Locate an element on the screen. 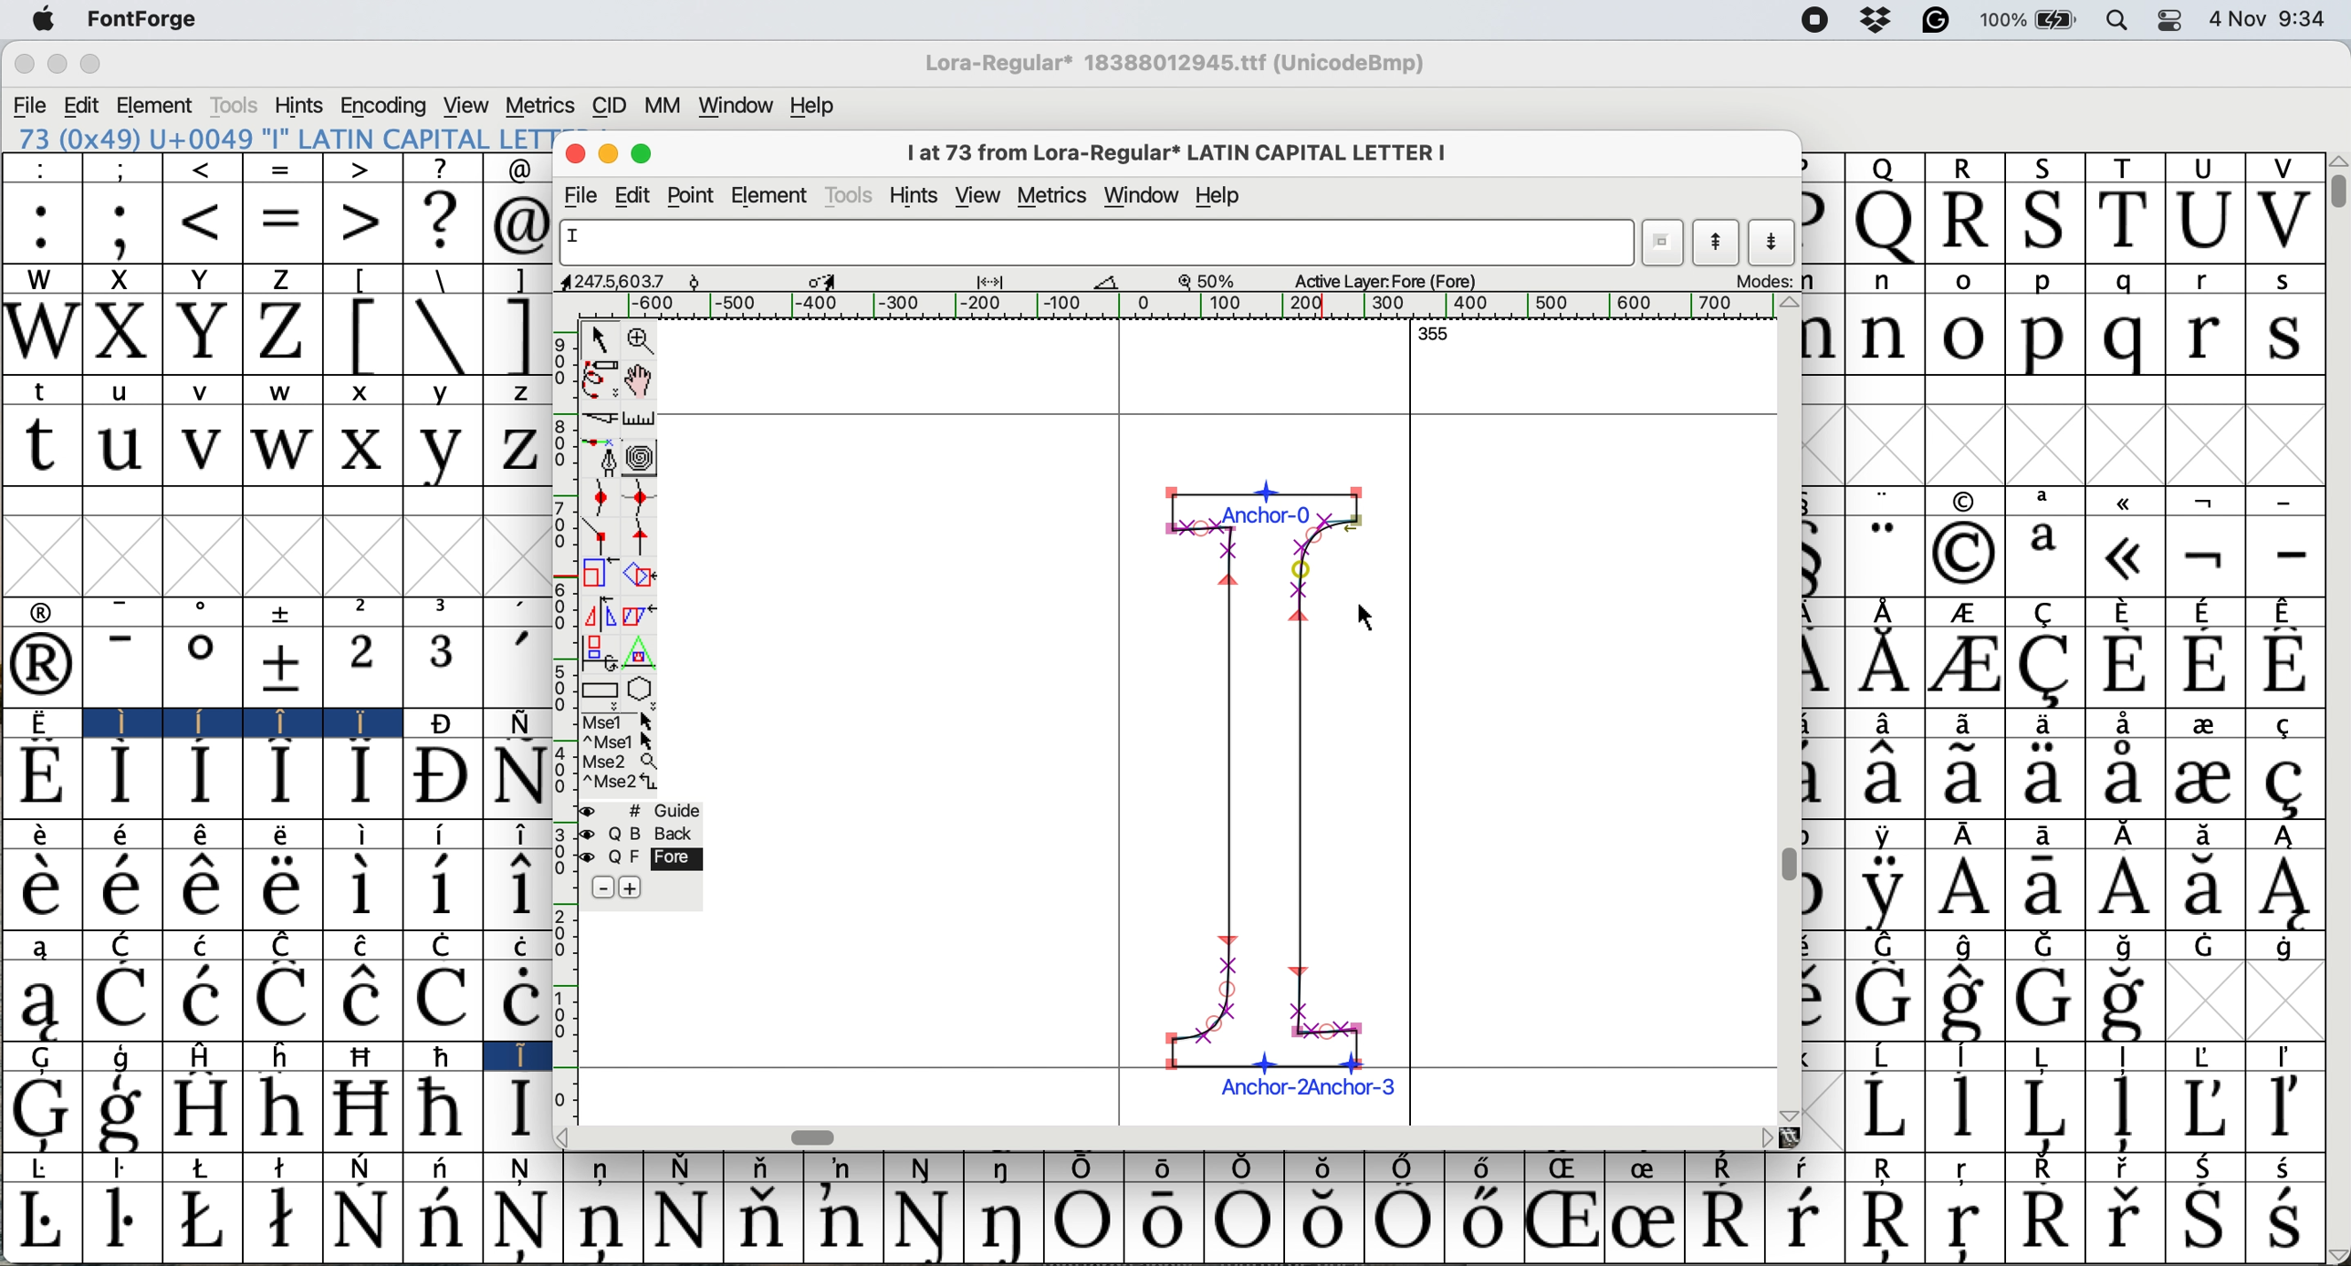 Image resolution: width=2351 pixels, height=1266 pixels. u is located at coordinates (121, 394).